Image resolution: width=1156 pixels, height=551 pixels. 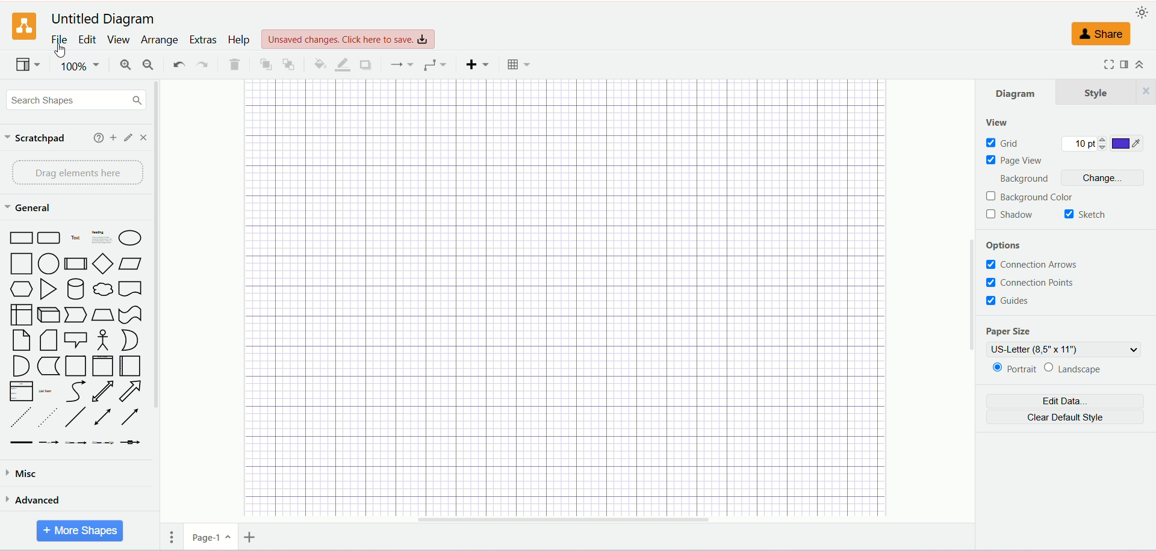 What do you see at coordinates (50, 265) in the screenshot?
I see `Circle` at bounding box center [50, 265].